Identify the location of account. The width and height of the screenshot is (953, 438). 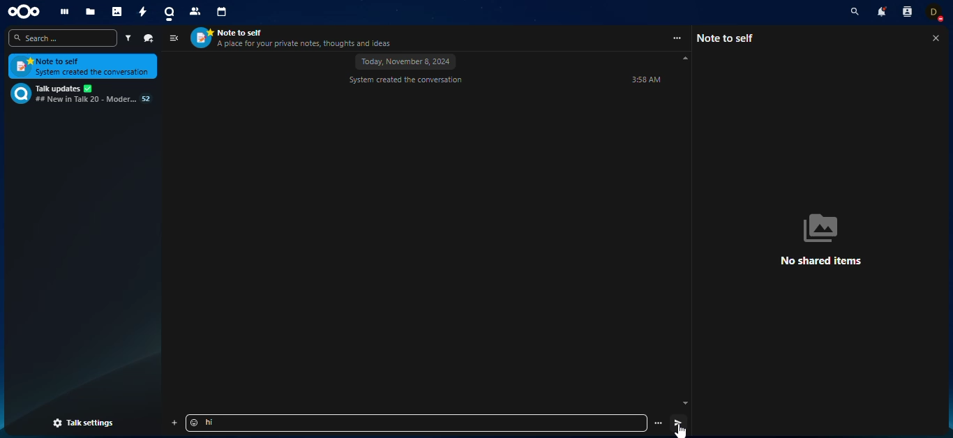
(938, 14).